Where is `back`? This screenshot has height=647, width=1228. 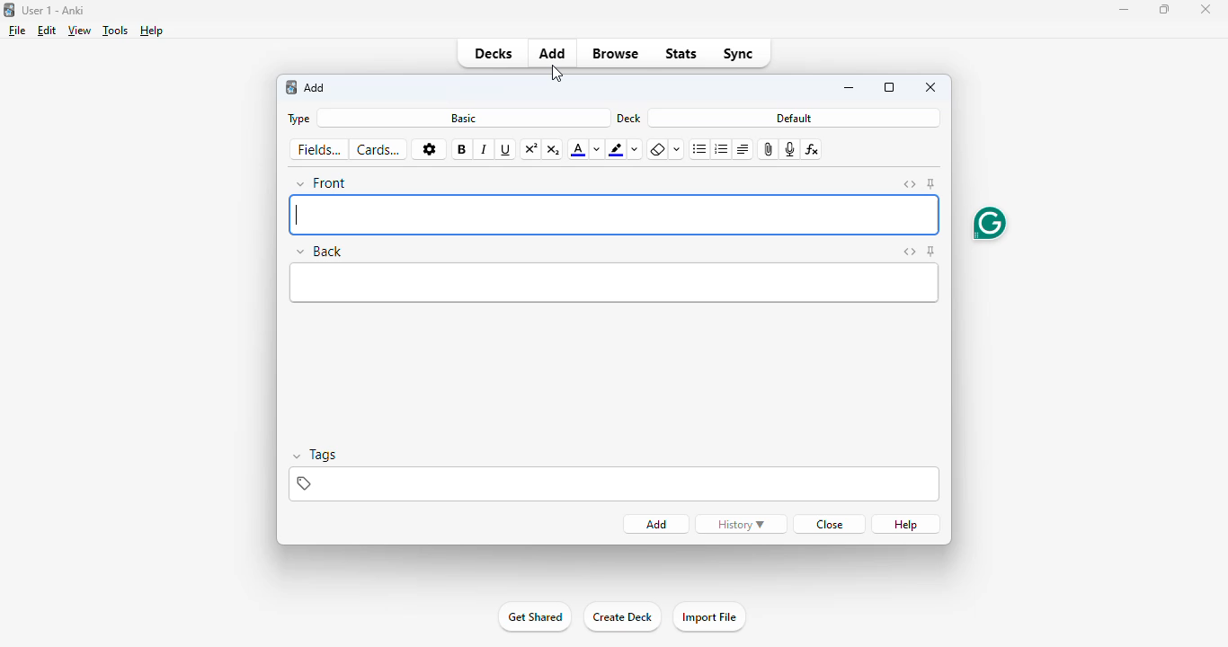 back is located at coordinates (321, 251).